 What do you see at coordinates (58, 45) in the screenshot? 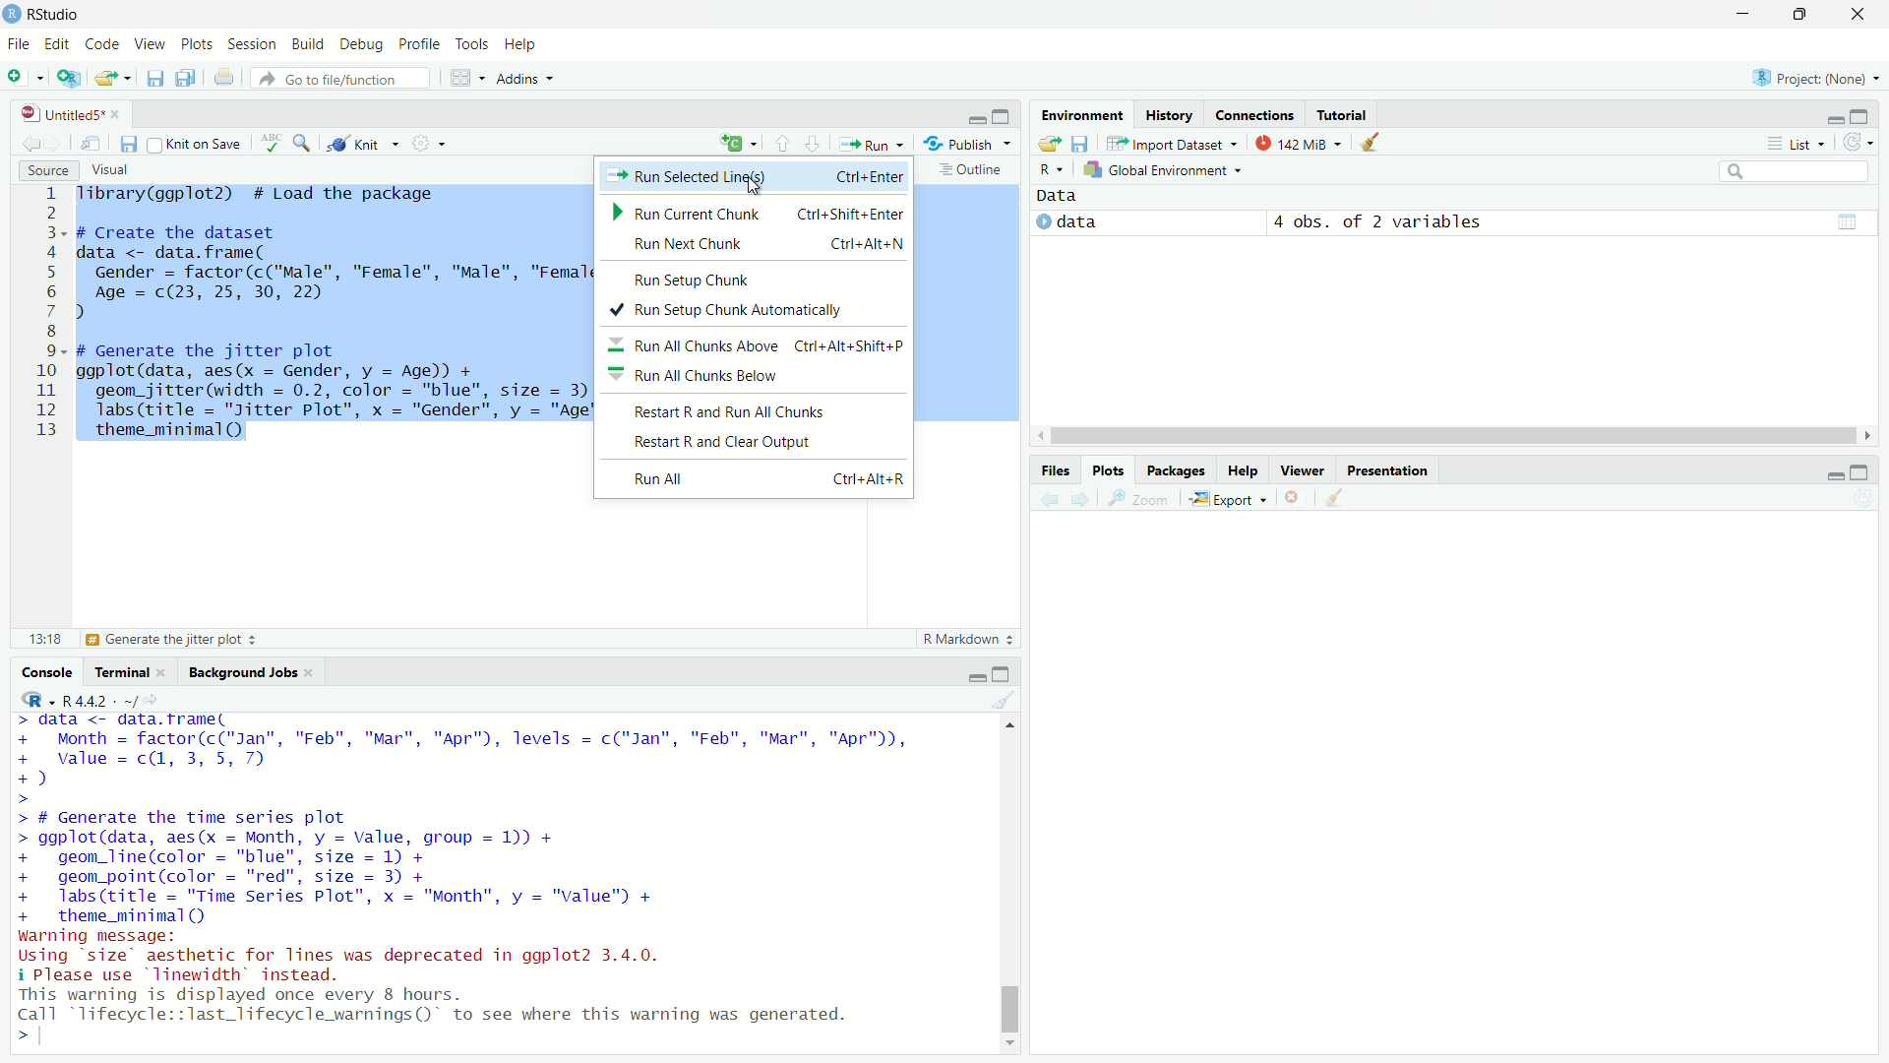
I see `edit` at bounding box center [58, 45].